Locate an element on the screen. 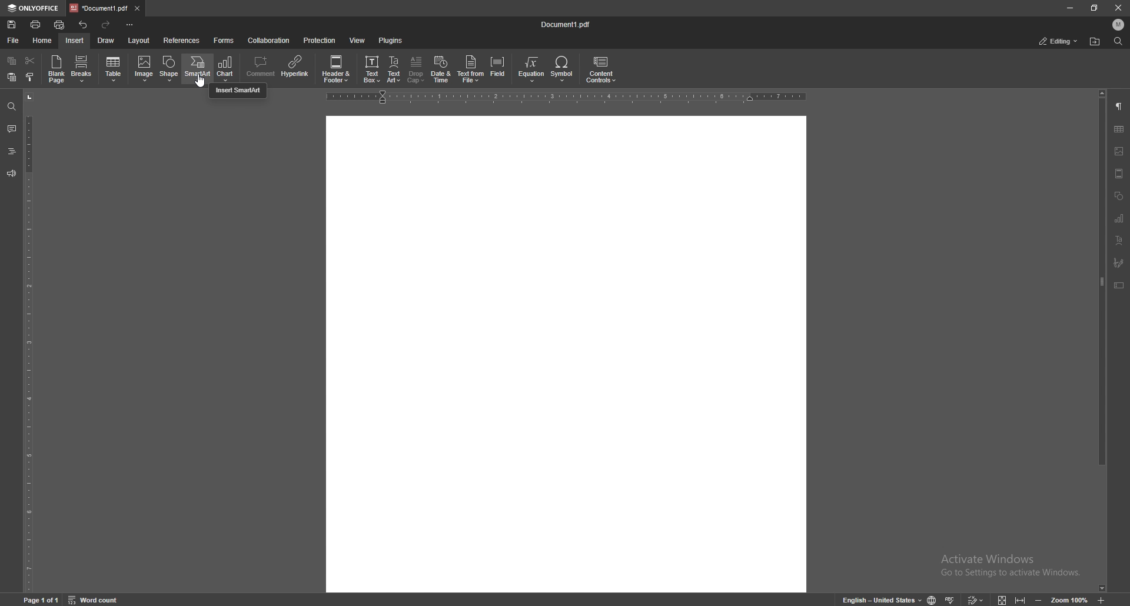 The width and height of the screenshot is (1130, 606). minimize is located at coordinates (1070, 8).